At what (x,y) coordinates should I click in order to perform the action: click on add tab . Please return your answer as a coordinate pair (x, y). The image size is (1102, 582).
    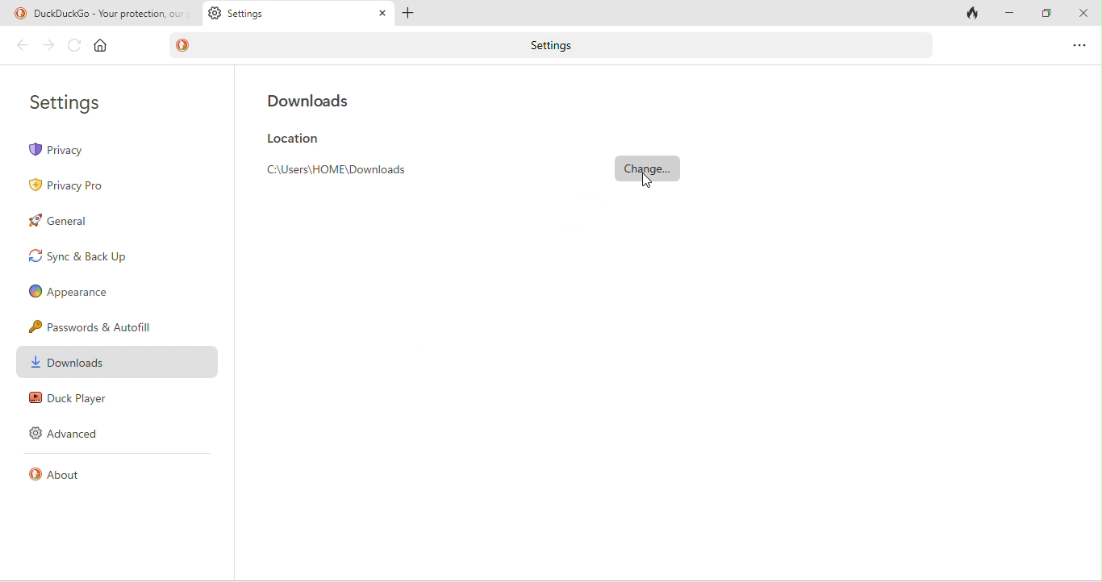
    Looking at the image, I should click on (414, 11).